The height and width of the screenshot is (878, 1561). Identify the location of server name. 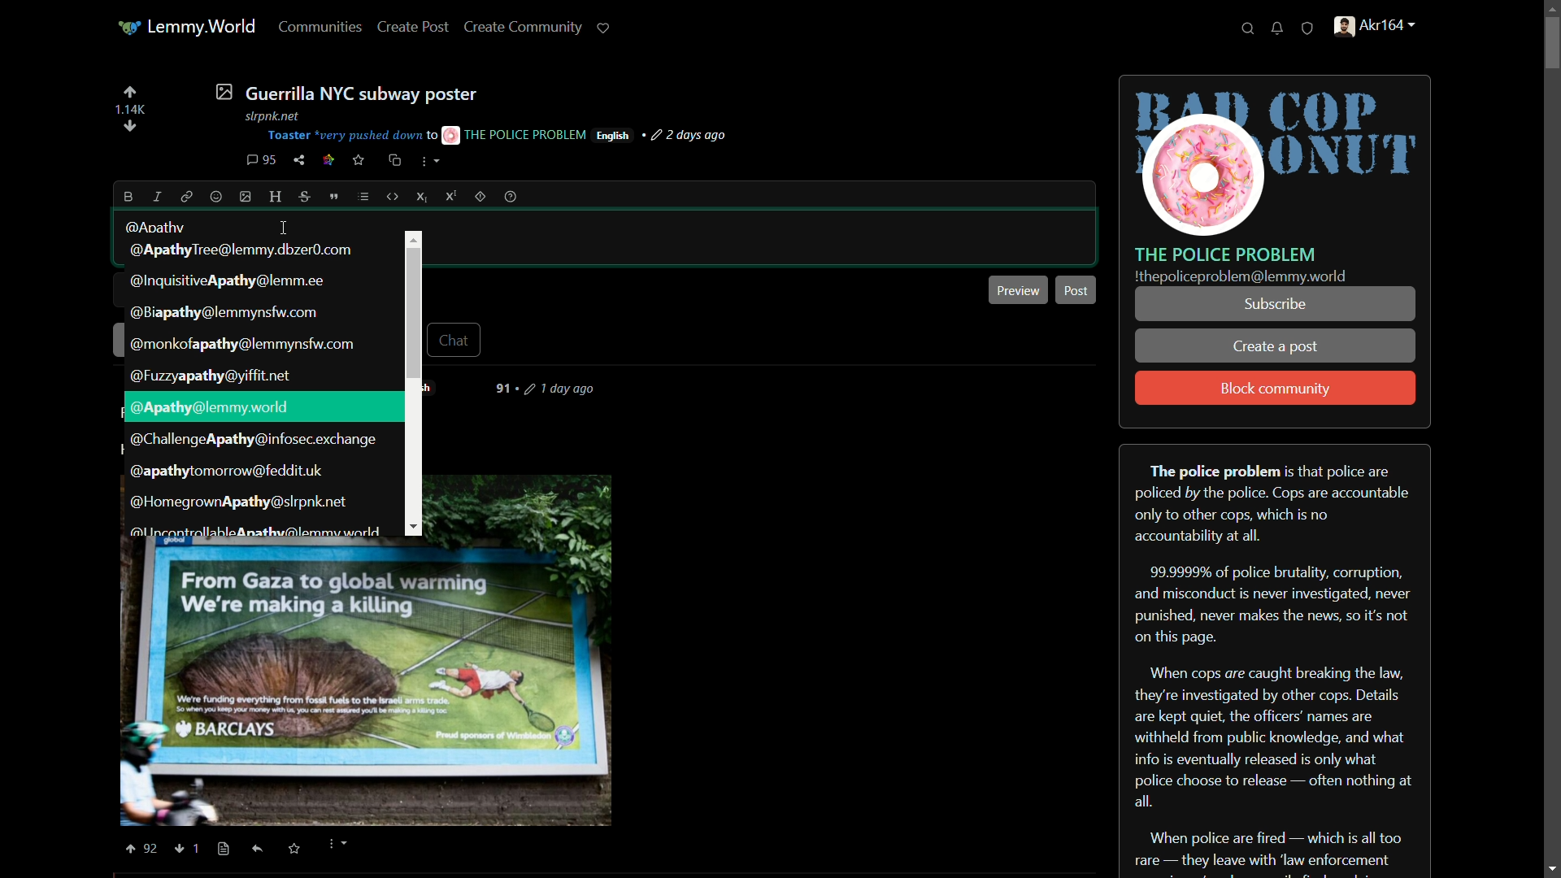
(1226, 254).